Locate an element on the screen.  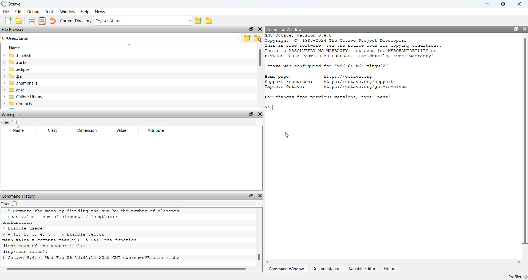
Command Window is located at coordinates (285, 29).